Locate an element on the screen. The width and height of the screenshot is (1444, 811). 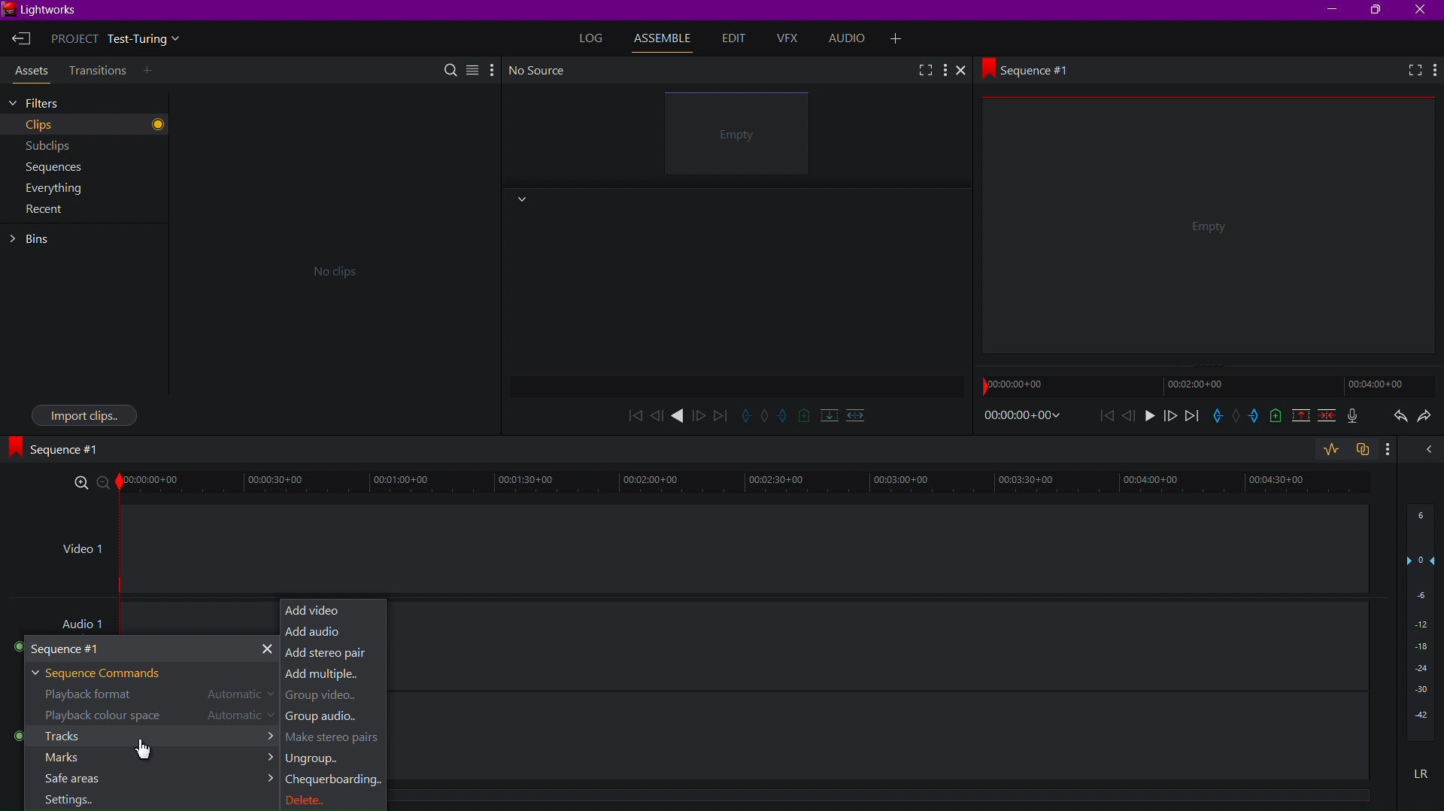
Lightworks is located at coordinates (45, 11).